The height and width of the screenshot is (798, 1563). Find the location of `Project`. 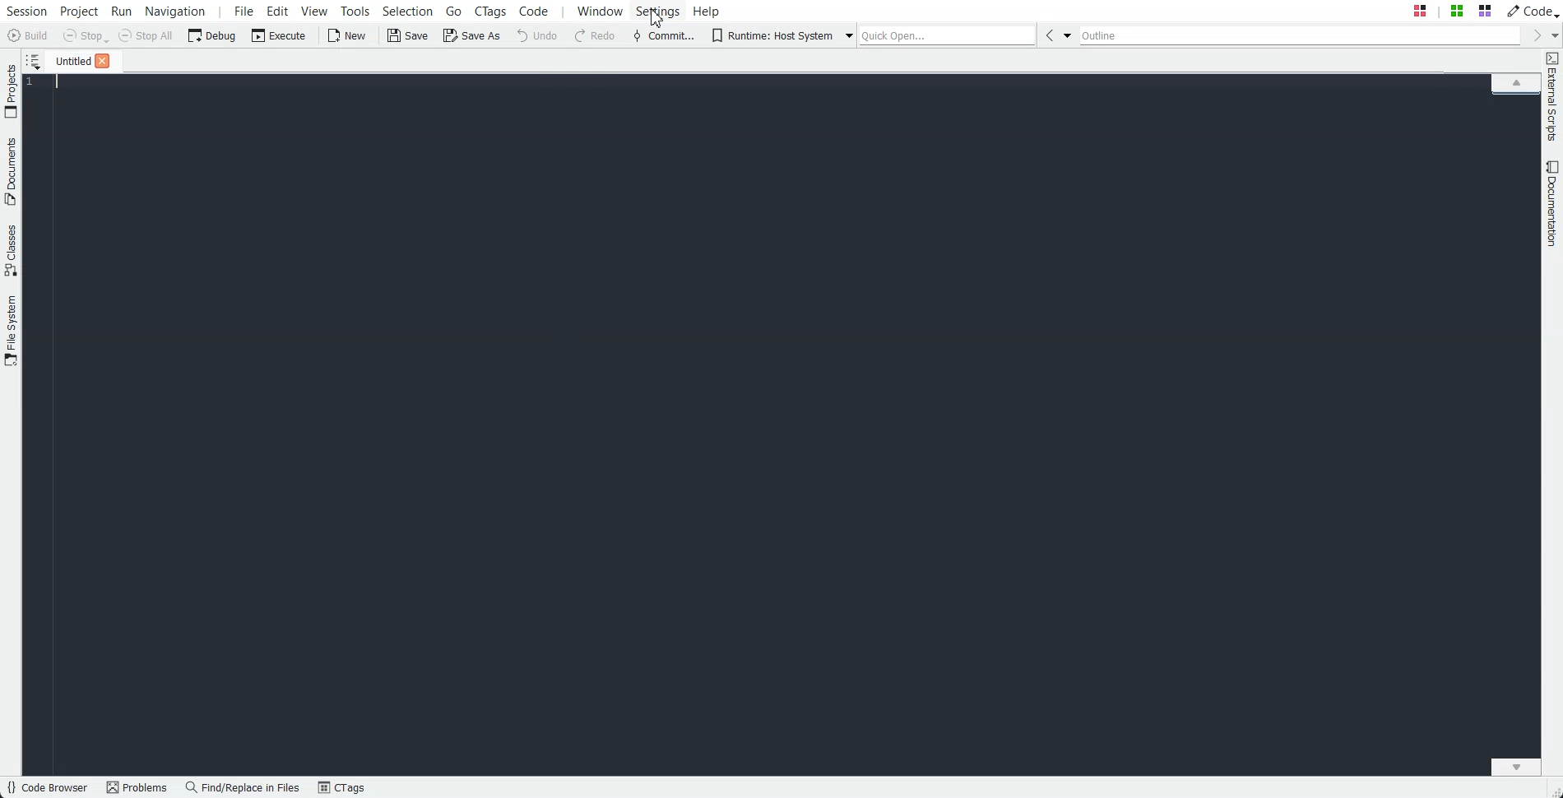

Project is located at coordinates (11, 90).